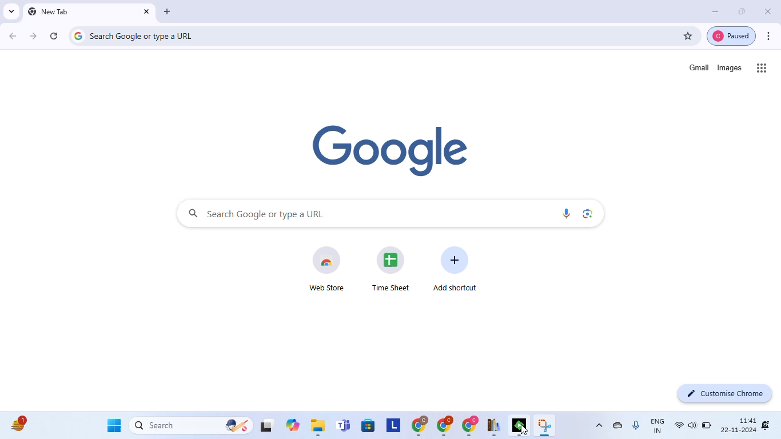 Image resolution: width=781 pixels, height=439 pixels. What do you see at coordinates (732, 37) in the screenshot?
I see `sync is paused` at bounding box center [732, 37].